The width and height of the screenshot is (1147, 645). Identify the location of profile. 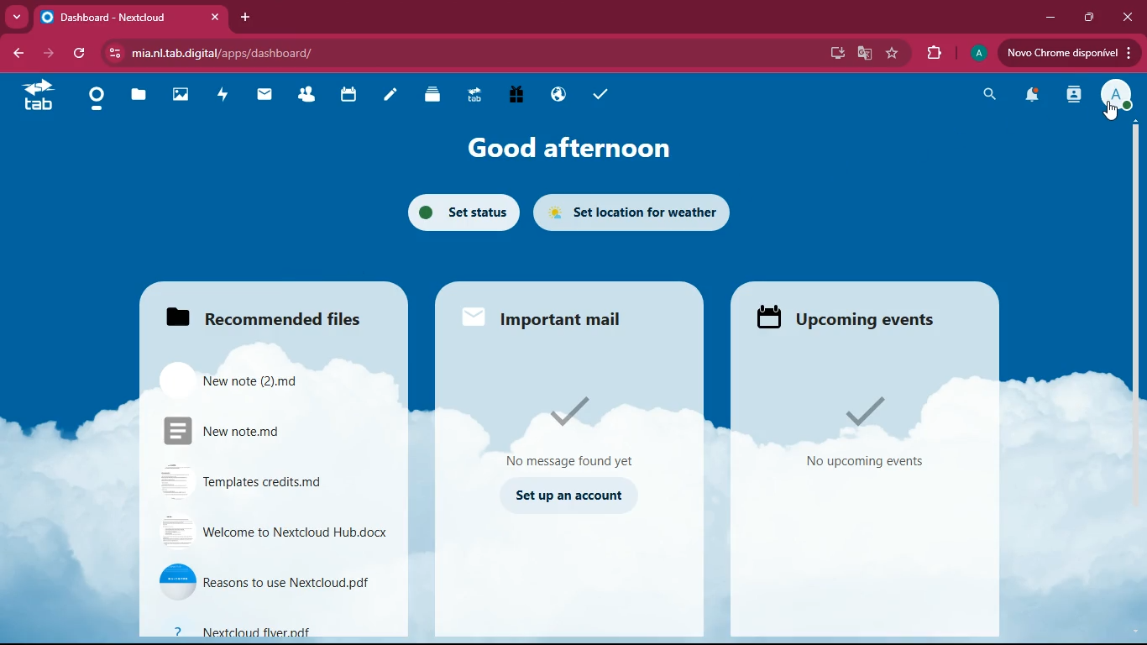
(977, 55).